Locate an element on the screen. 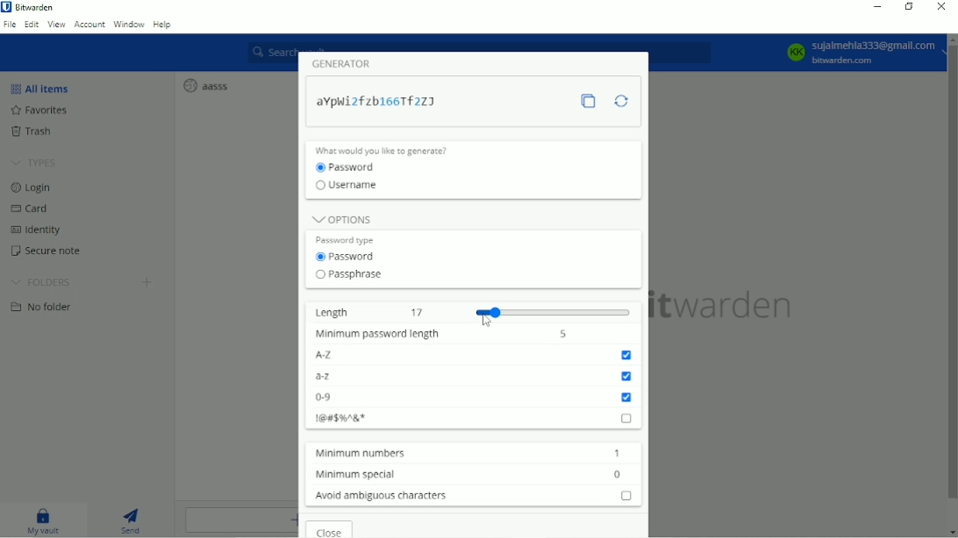 This screenshot has width=958, height=538. Password is located at coordinates (351, 167).